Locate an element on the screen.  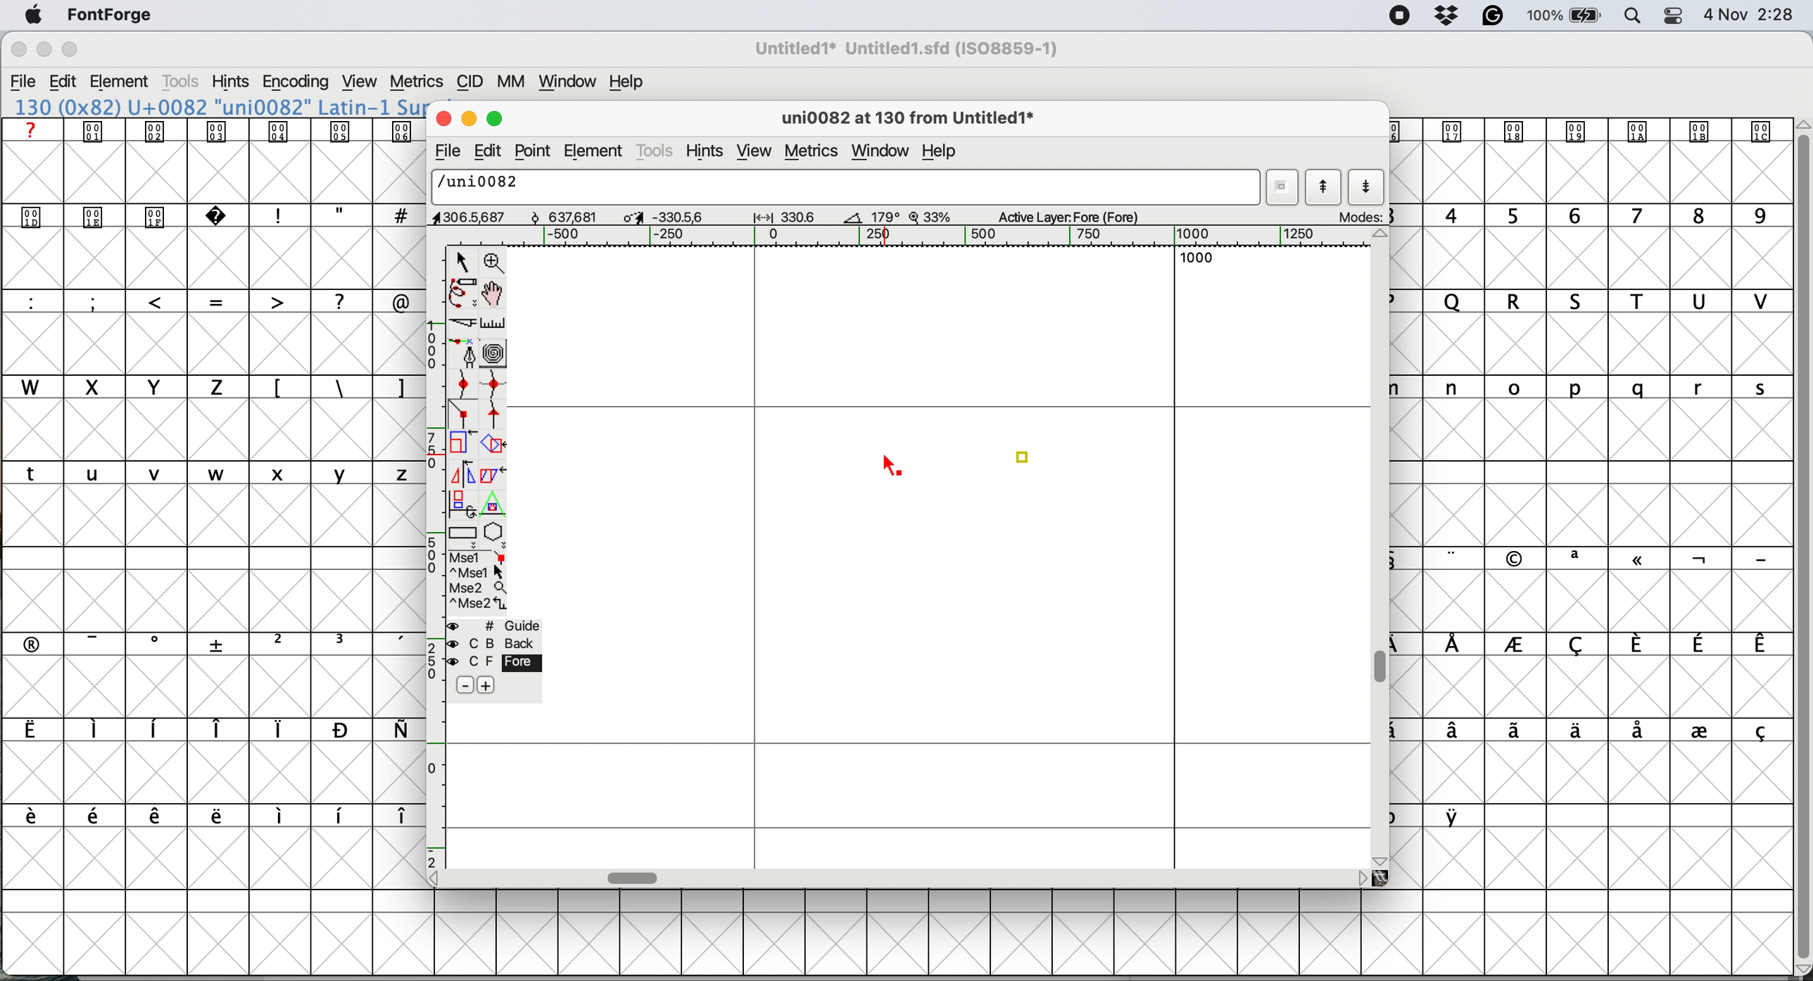
metrics is located at coordinates (815, 152).